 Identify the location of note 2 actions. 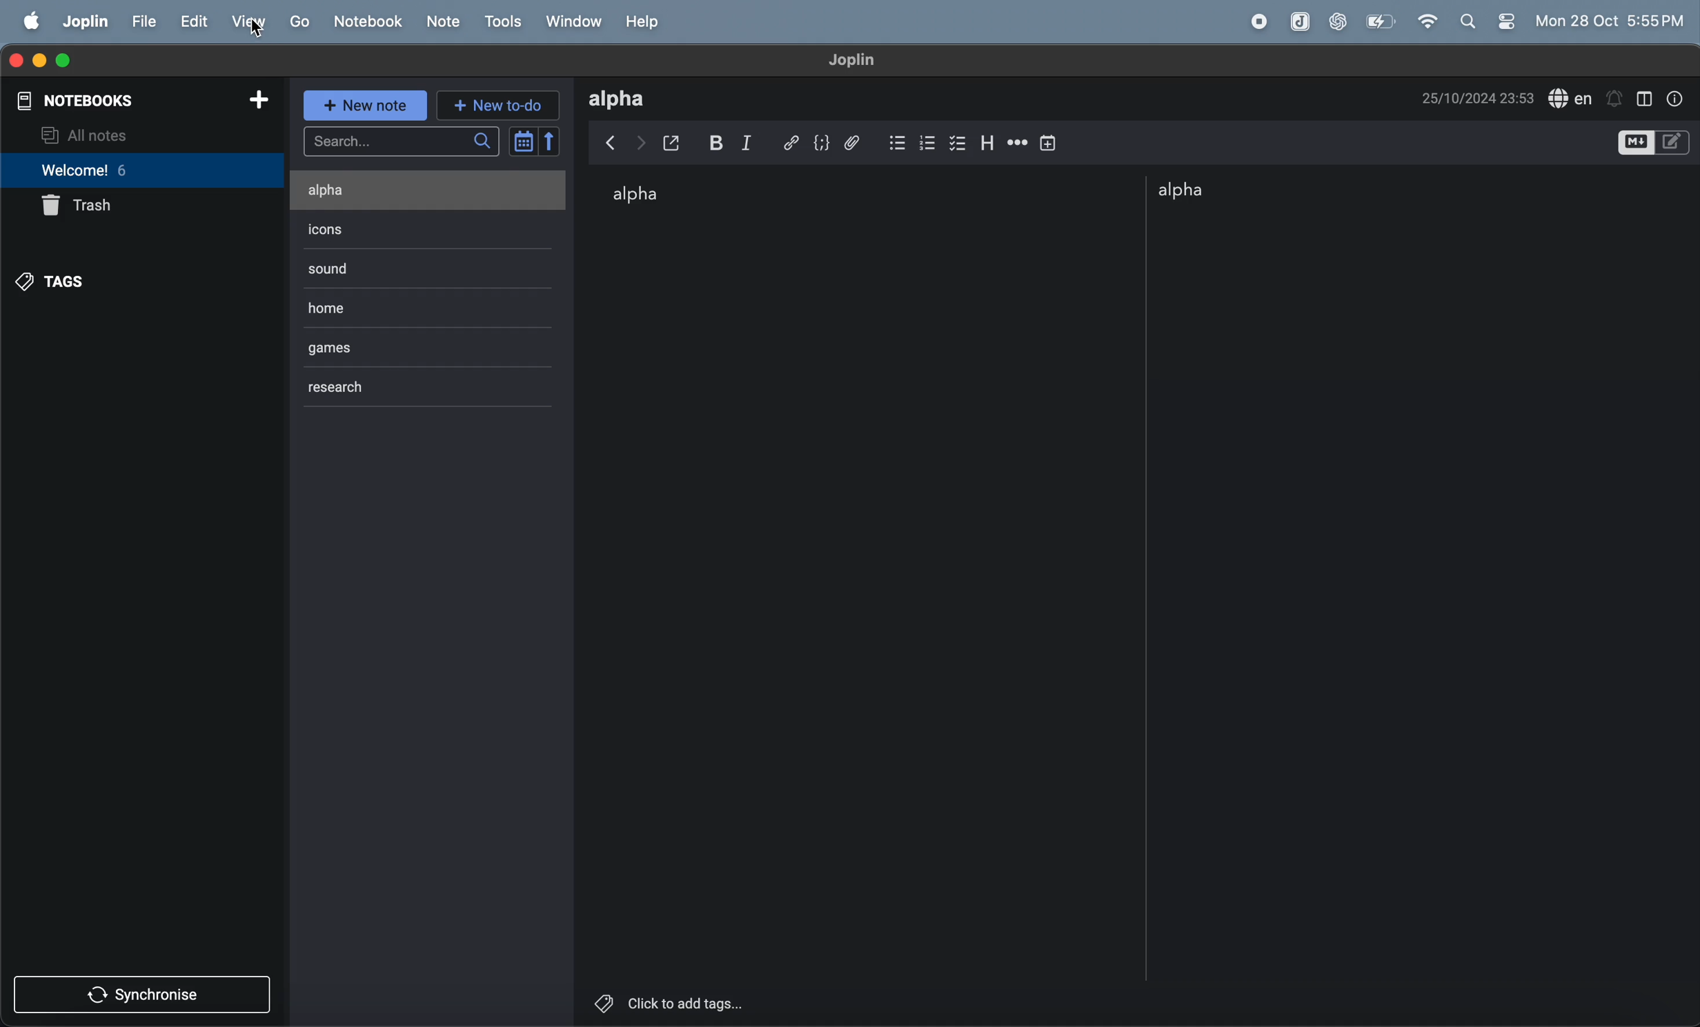
(356, 228).